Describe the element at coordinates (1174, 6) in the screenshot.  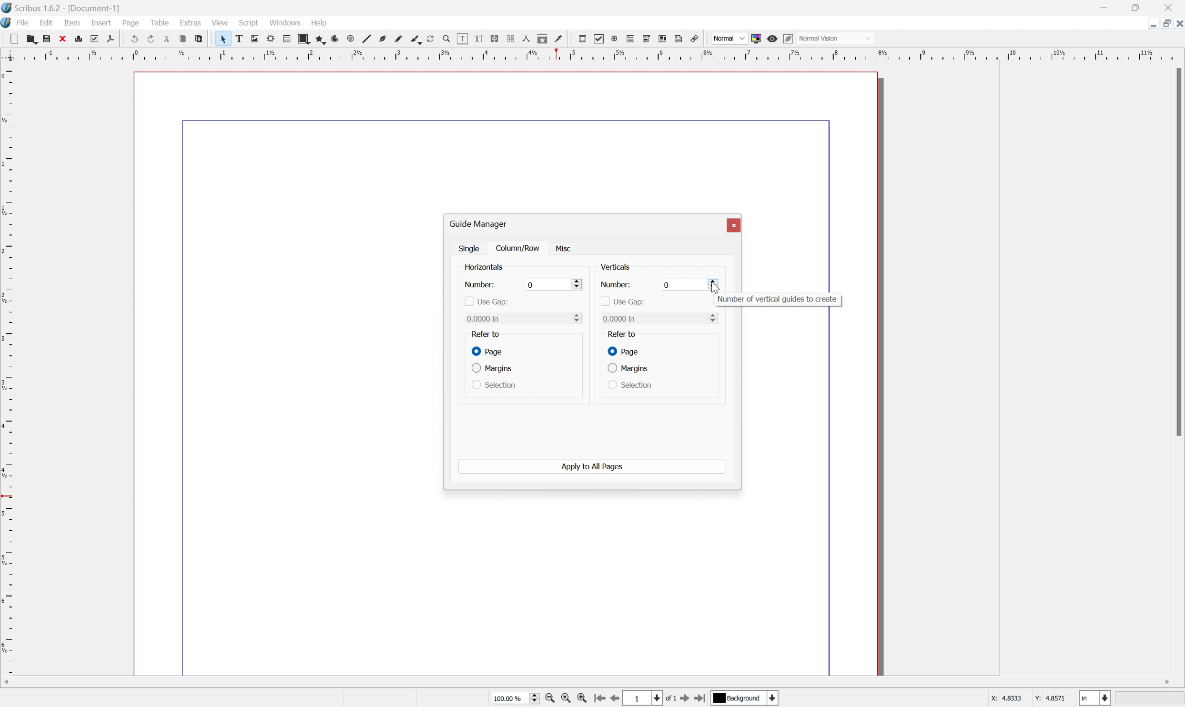
I see `close` at that location.